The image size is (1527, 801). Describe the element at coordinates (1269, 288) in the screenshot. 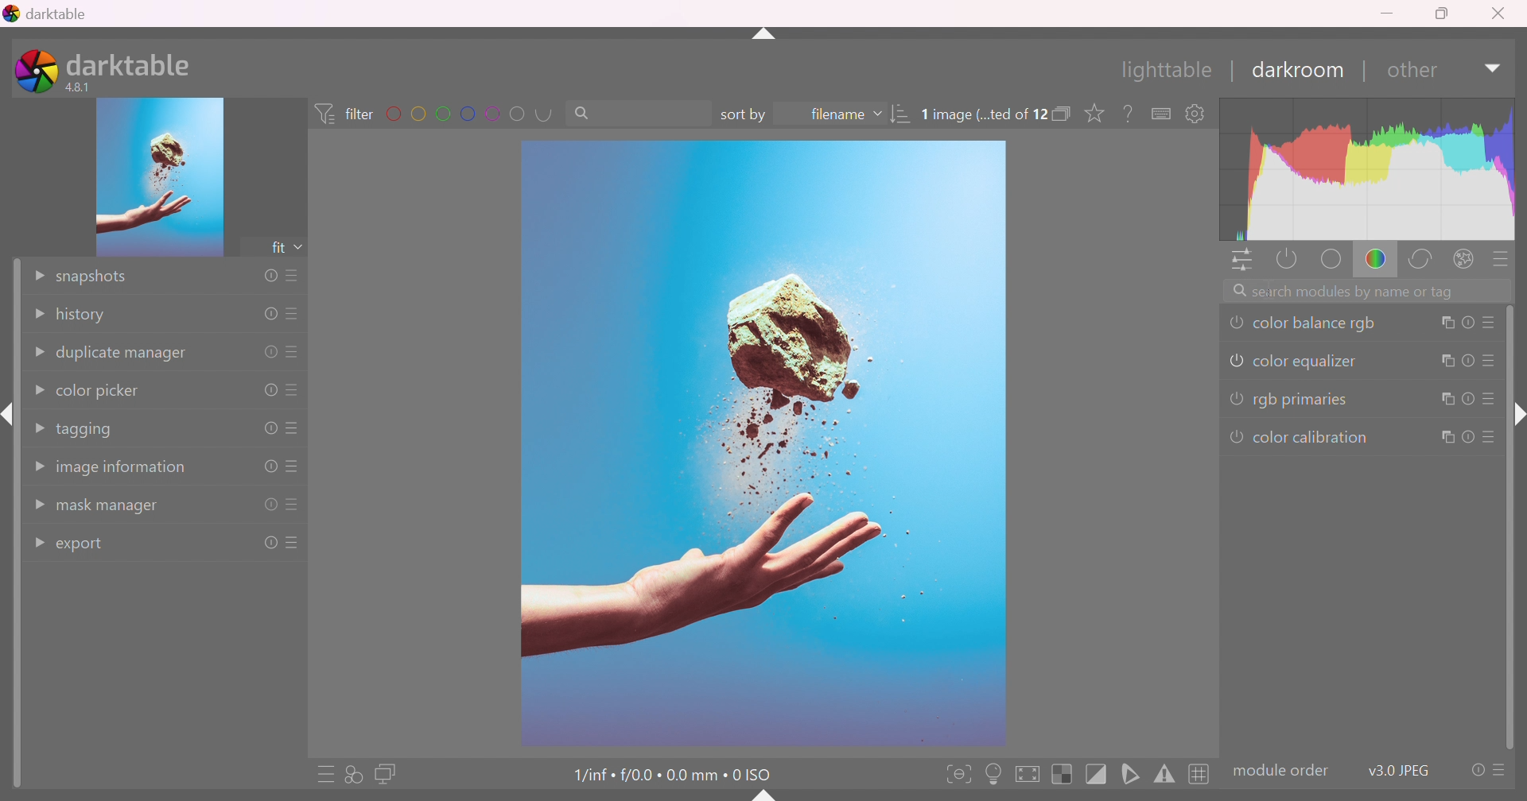

I see `text cursor` at that location.